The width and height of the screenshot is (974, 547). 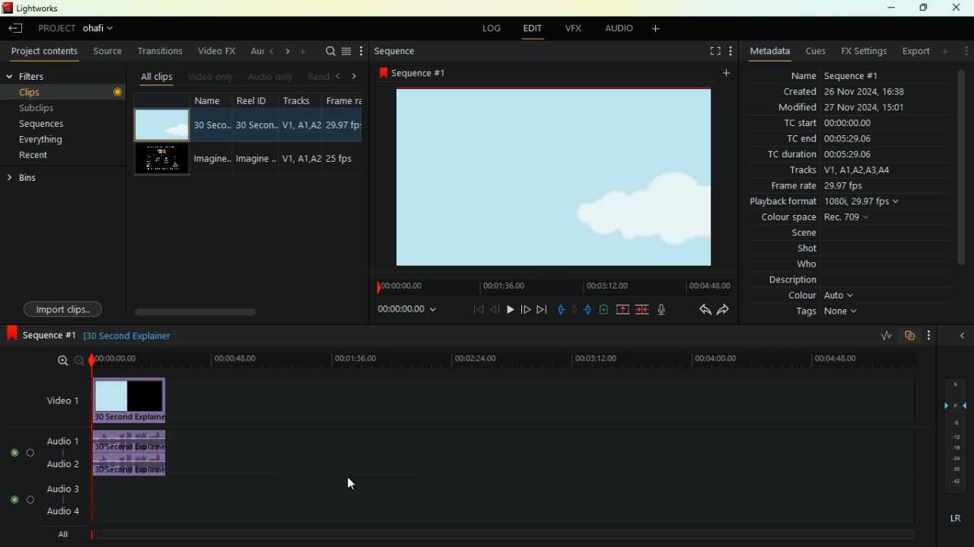 I want to click on left, so click(x=340, y=76).